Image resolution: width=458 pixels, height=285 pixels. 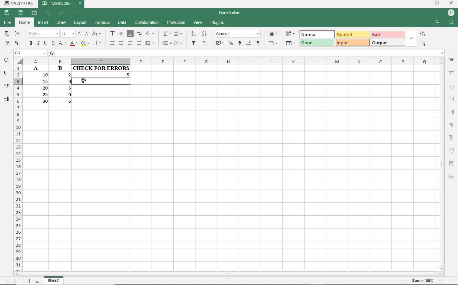 What do you see at coordinates (130, 43) in the screenshot?
I see `ALIGN RIGHT` at bounding box center [130, 43].